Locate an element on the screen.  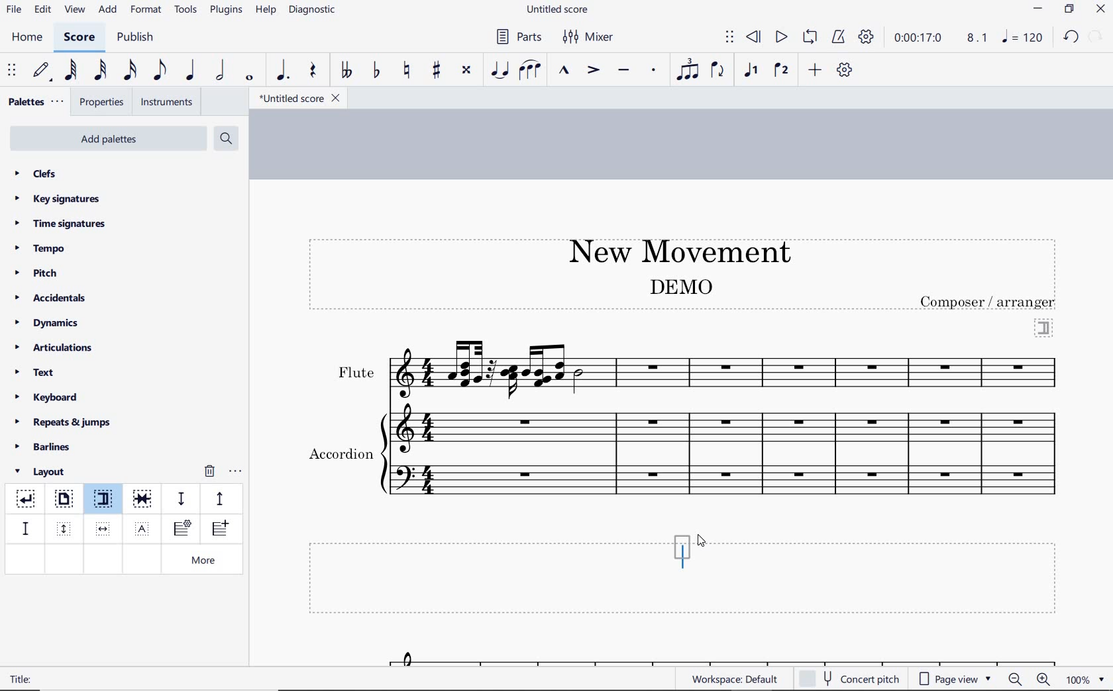
editor is located at coordinates (688, 552).